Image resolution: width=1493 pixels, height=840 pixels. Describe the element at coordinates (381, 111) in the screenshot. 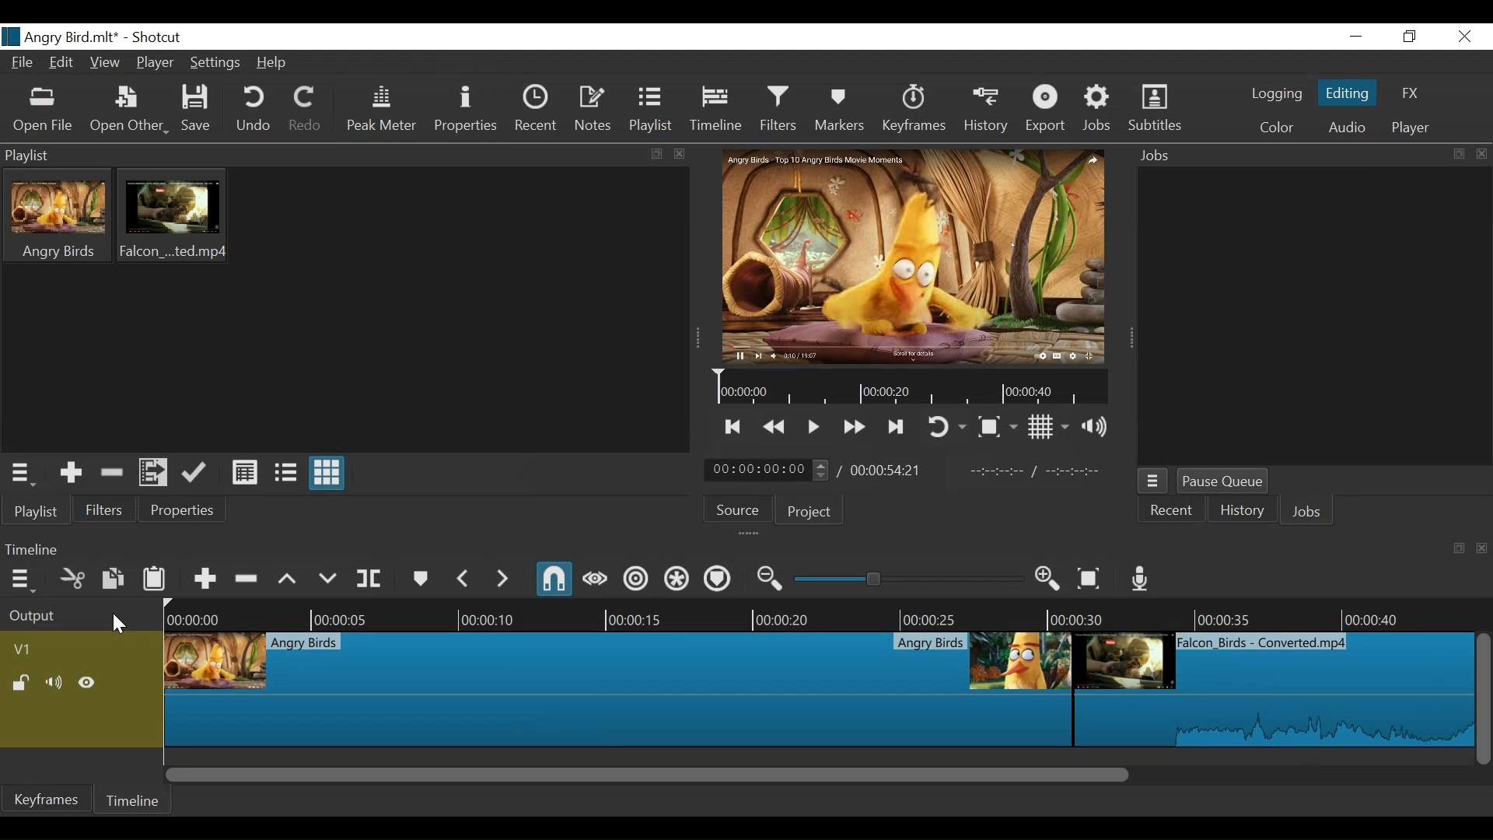

I see `Peak Meter` at that location.